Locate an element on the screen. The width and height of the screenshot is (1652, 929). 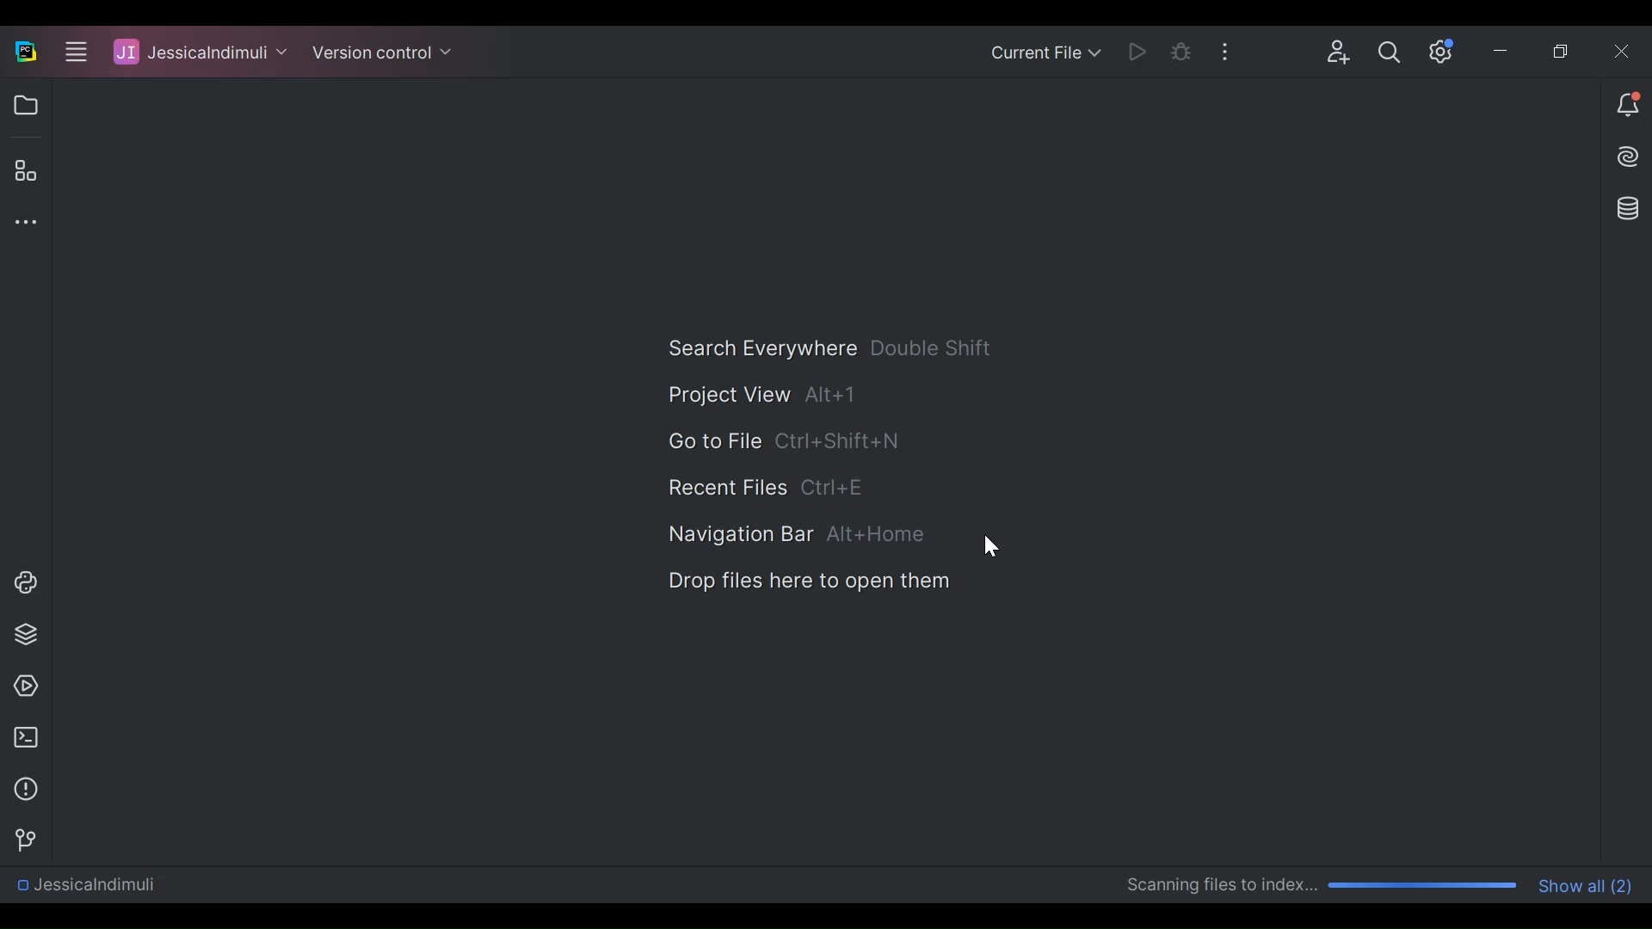
Drag files here to open them is located at coordinates (807, 581).